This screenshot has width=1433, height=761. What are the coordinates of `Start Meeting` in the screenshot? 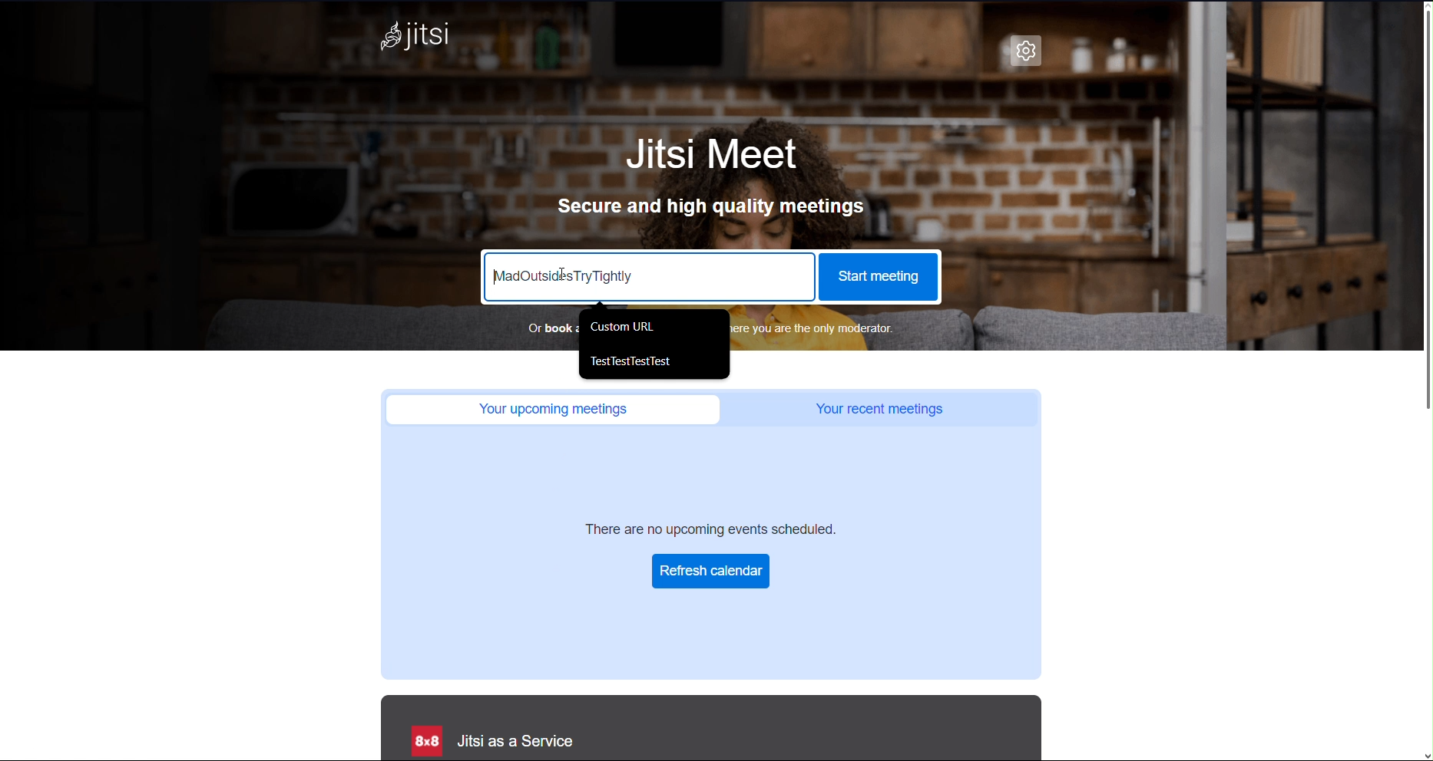 It's located at (881, 278).